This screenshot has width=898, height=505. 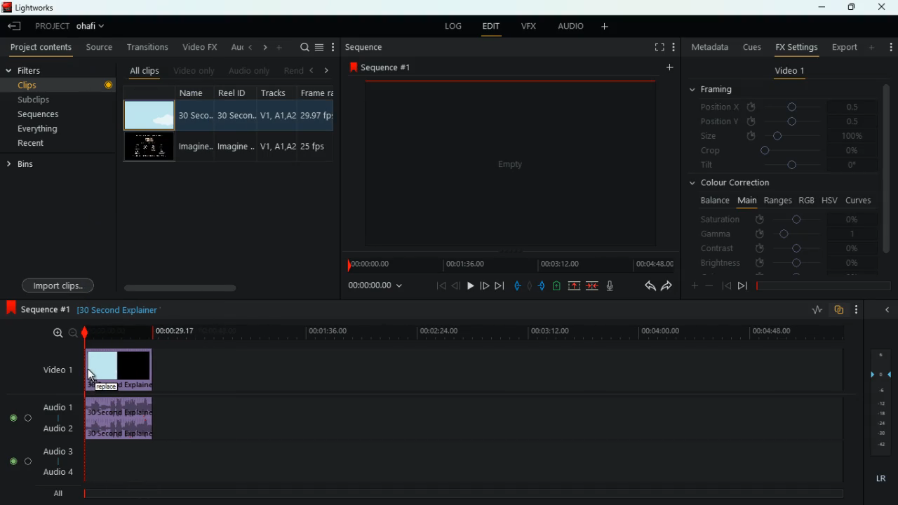 I want to click on menu, so click(x=319, y=47).